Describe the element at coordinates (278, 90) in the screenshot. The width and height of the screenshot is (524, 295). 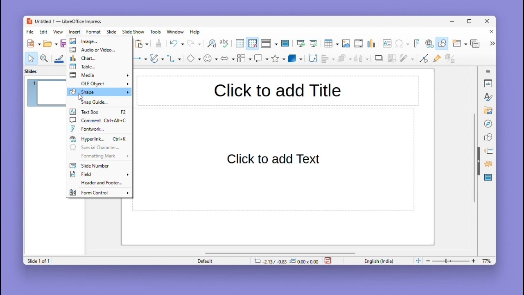
I see `Title` at that location.